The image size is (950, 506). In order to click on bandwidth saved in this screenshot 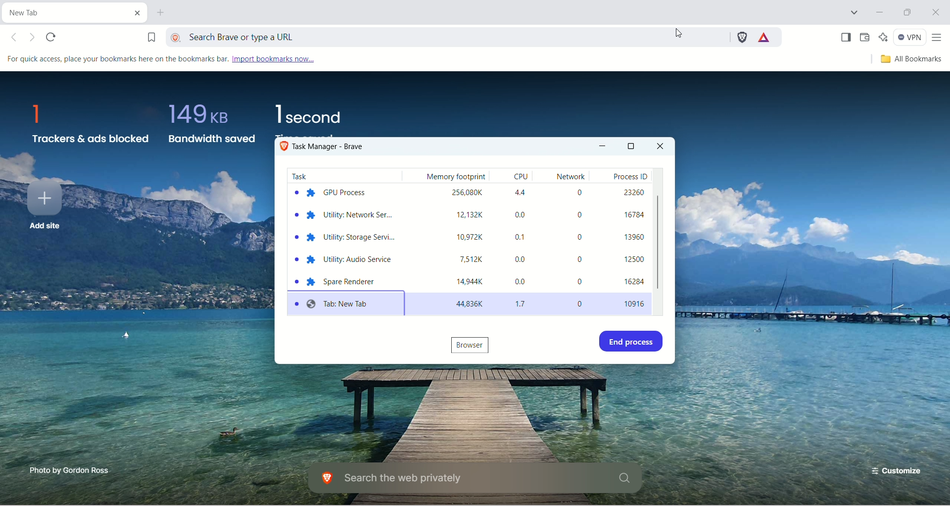, I will do `click(210, 128)`.